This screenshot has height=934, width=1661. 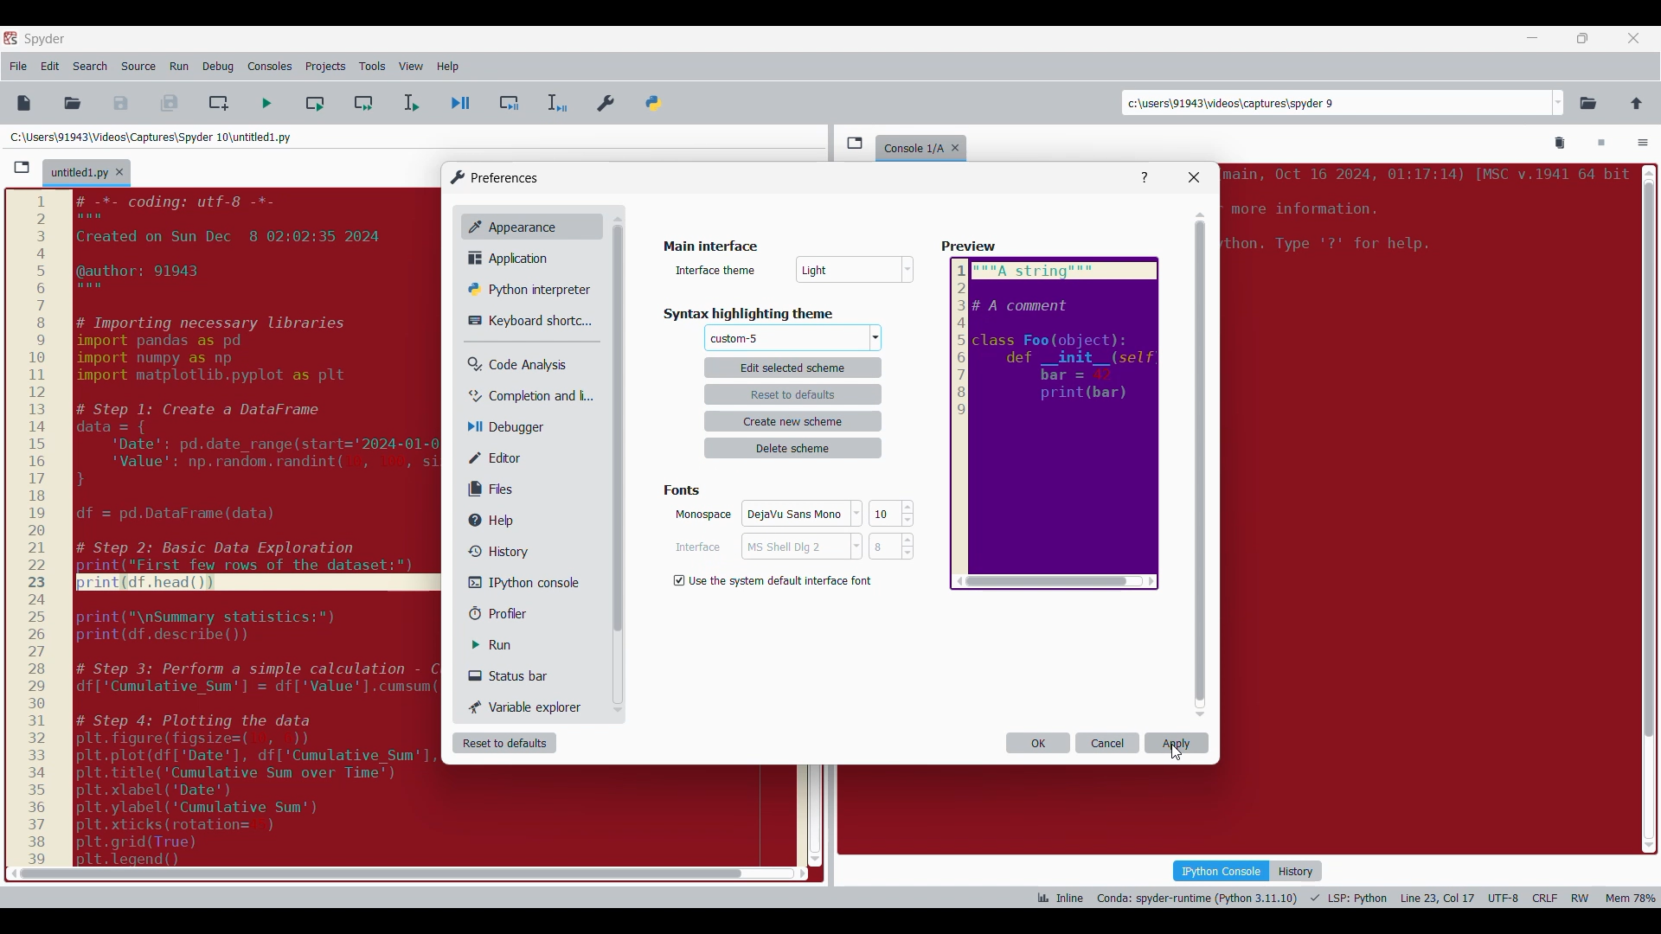 I want to click on Cancel, so click(x=1108, y=743).